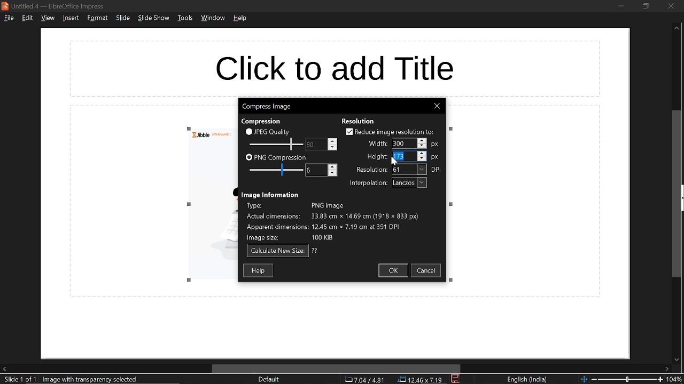  What do you see at coordinates (409, 170) in the screenshot?
I see `resolution` at bounding box center [409, 170].